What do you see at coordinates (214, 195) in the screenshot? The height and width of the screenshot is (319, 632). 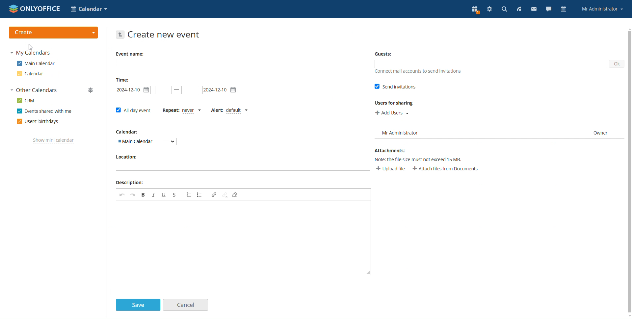 I see `link` at bounding box center [214, 195].